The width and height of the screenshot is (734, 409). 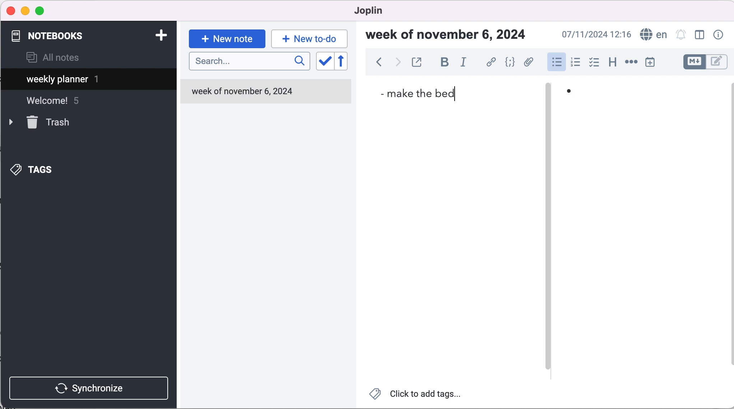 I want to click on maximize, so click(x=41, y=11).